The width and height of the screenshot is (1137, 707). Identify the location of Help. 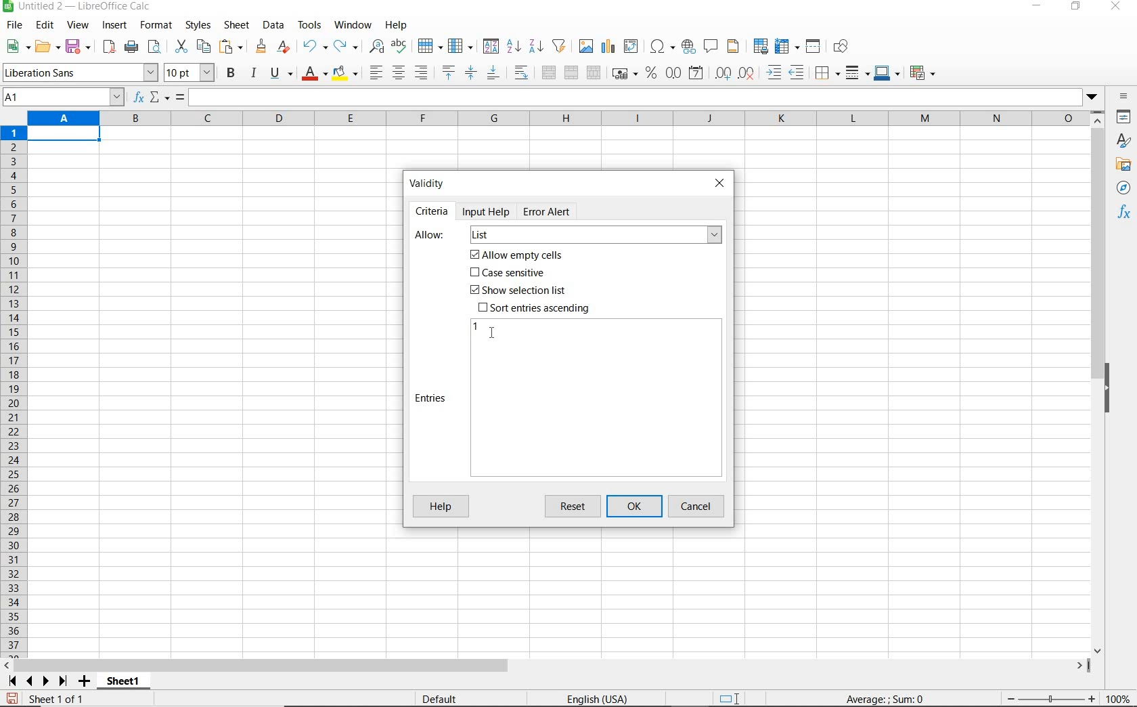
(439, 507).